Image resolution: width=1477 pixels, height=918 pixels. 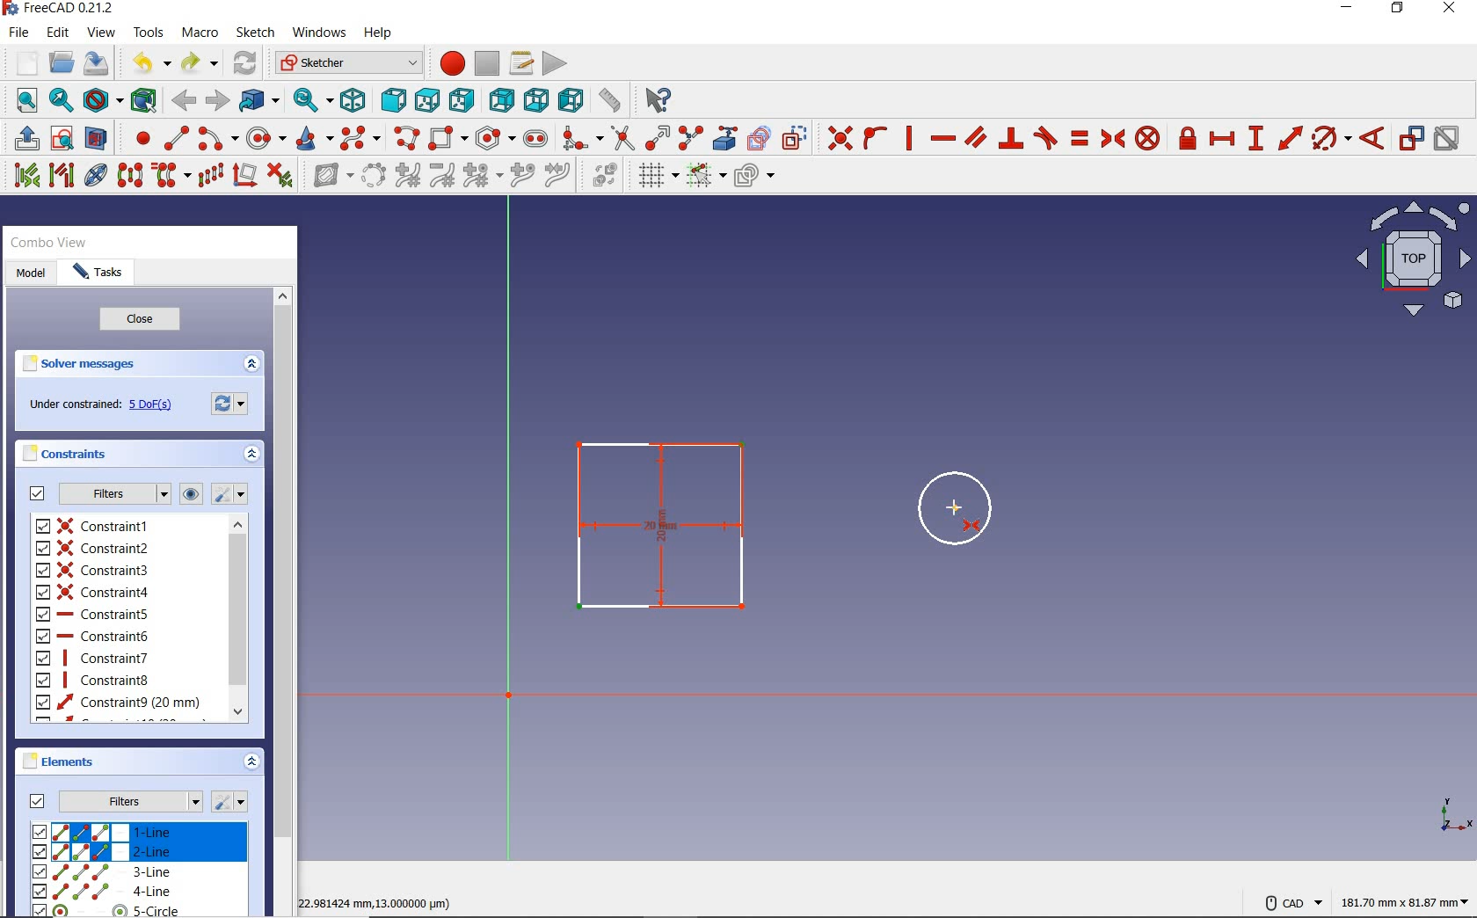 I want to click on constraint6, so click(x=92, y=636).